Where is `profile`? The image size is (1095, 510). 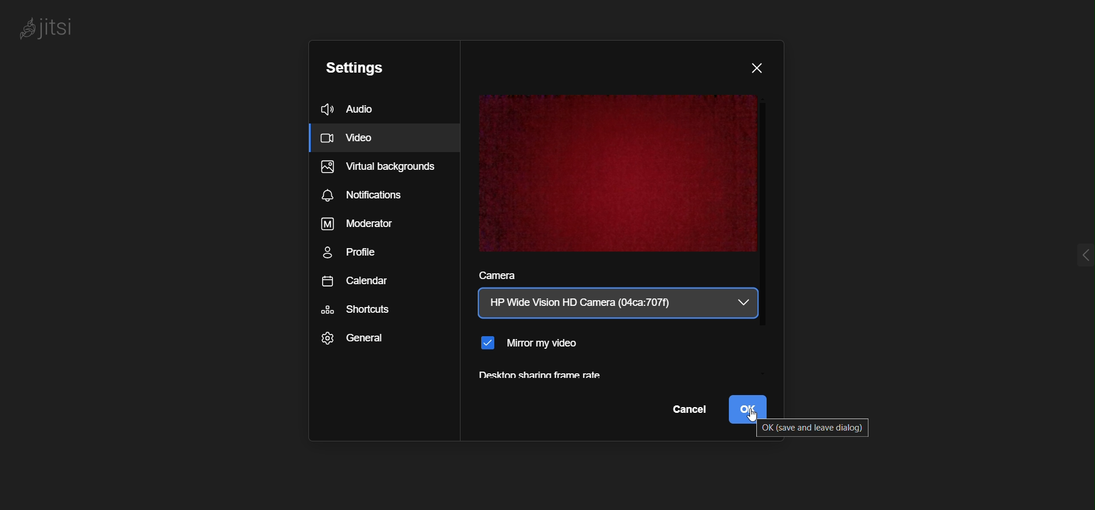 profile is located at coordinates (362, 256).